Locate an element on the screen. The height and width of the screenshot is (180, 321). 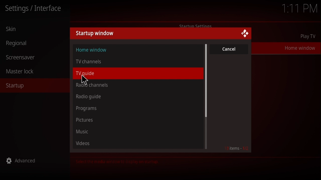
radio channel is located at coordinates (91, 85).